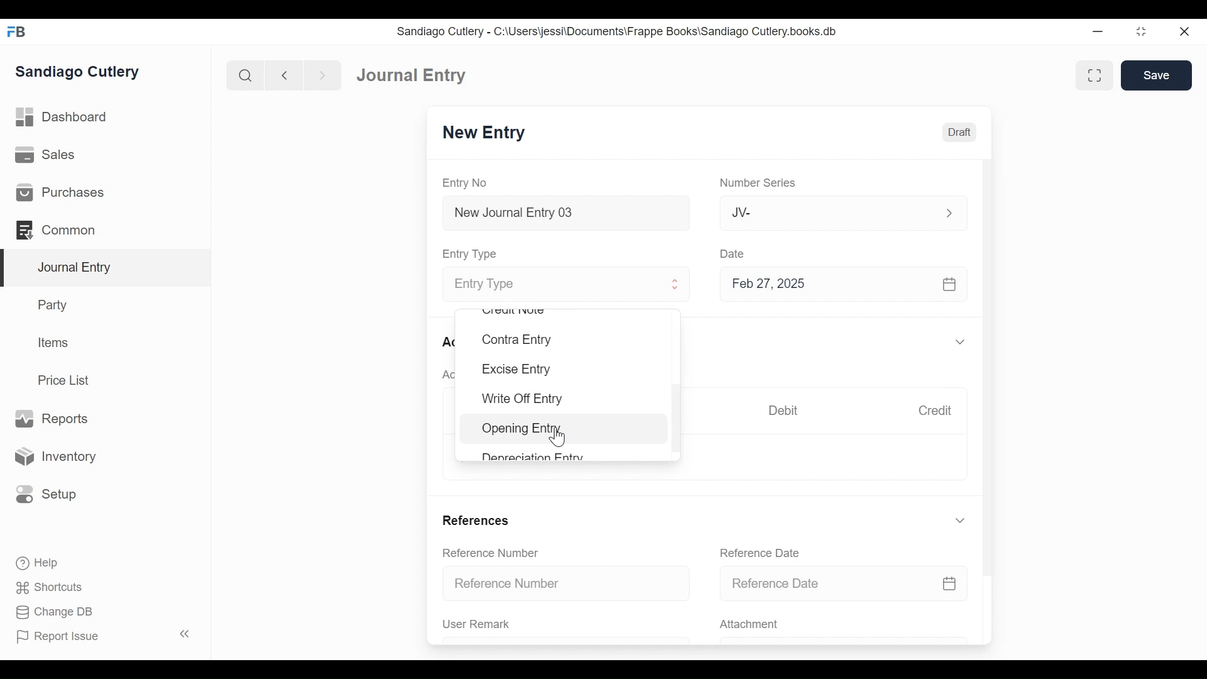 The image size is (1207, 679). I want to click on Number Series, so click(756, 184).